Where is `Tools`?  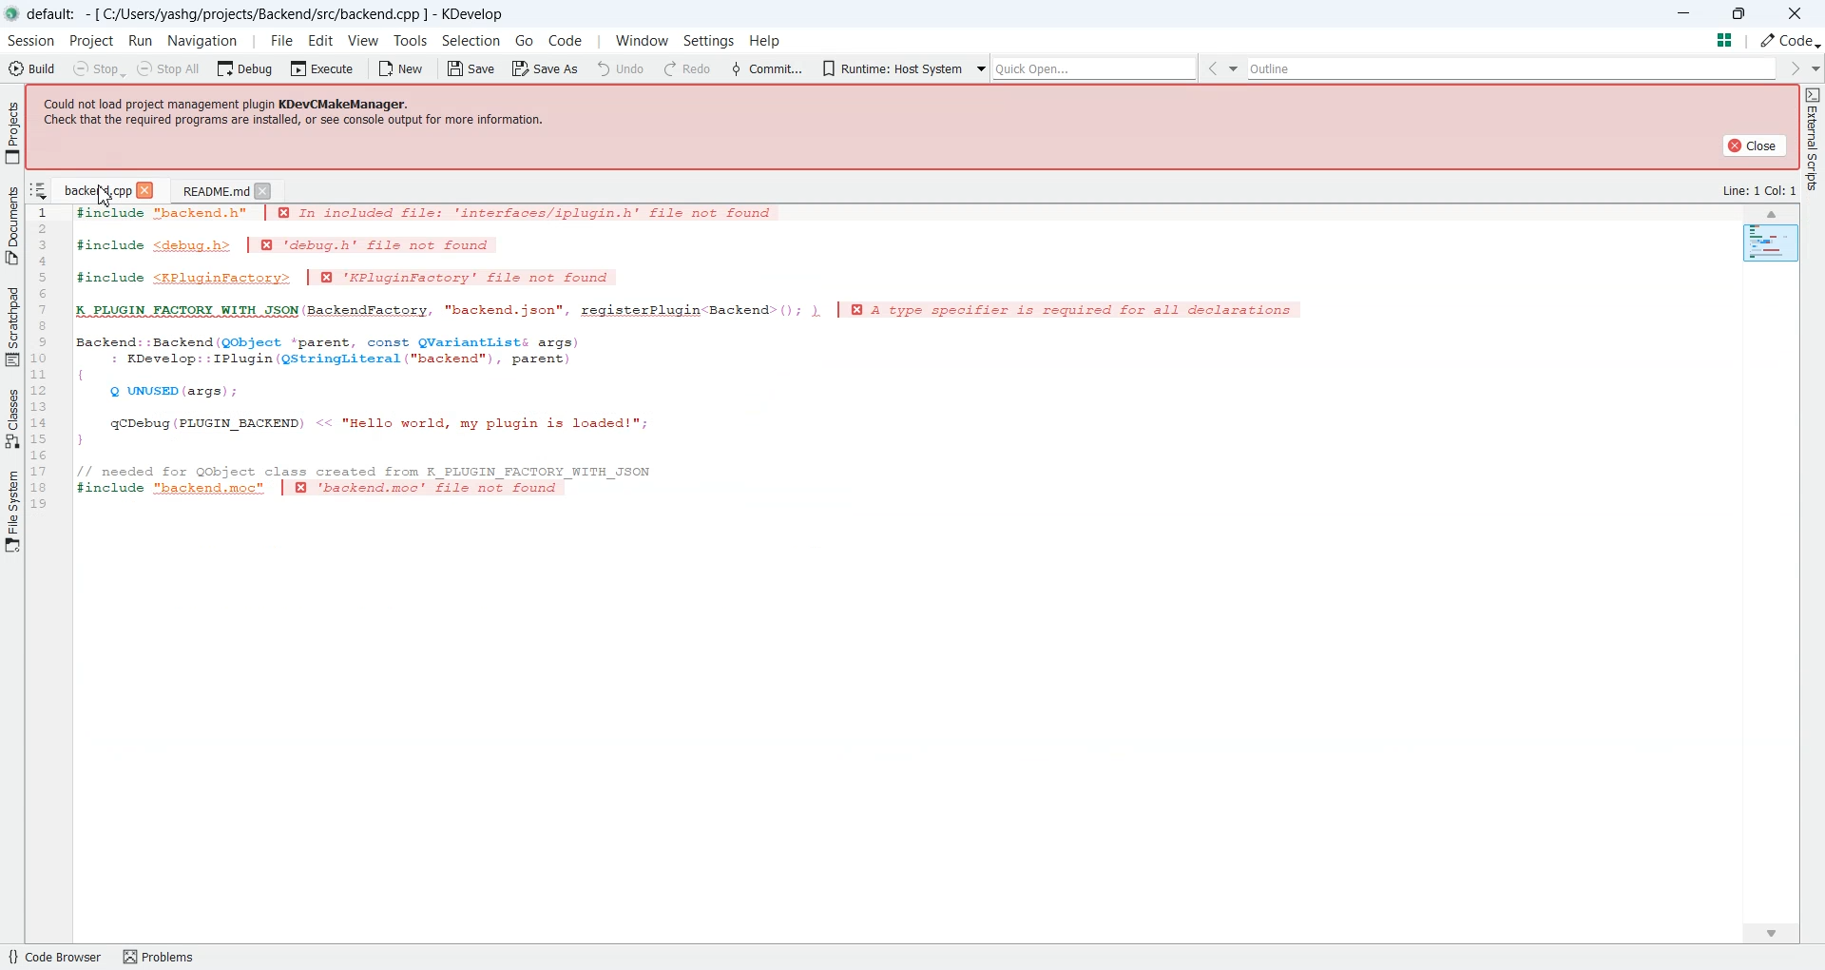 Tools is located at coordinates (409, 41).